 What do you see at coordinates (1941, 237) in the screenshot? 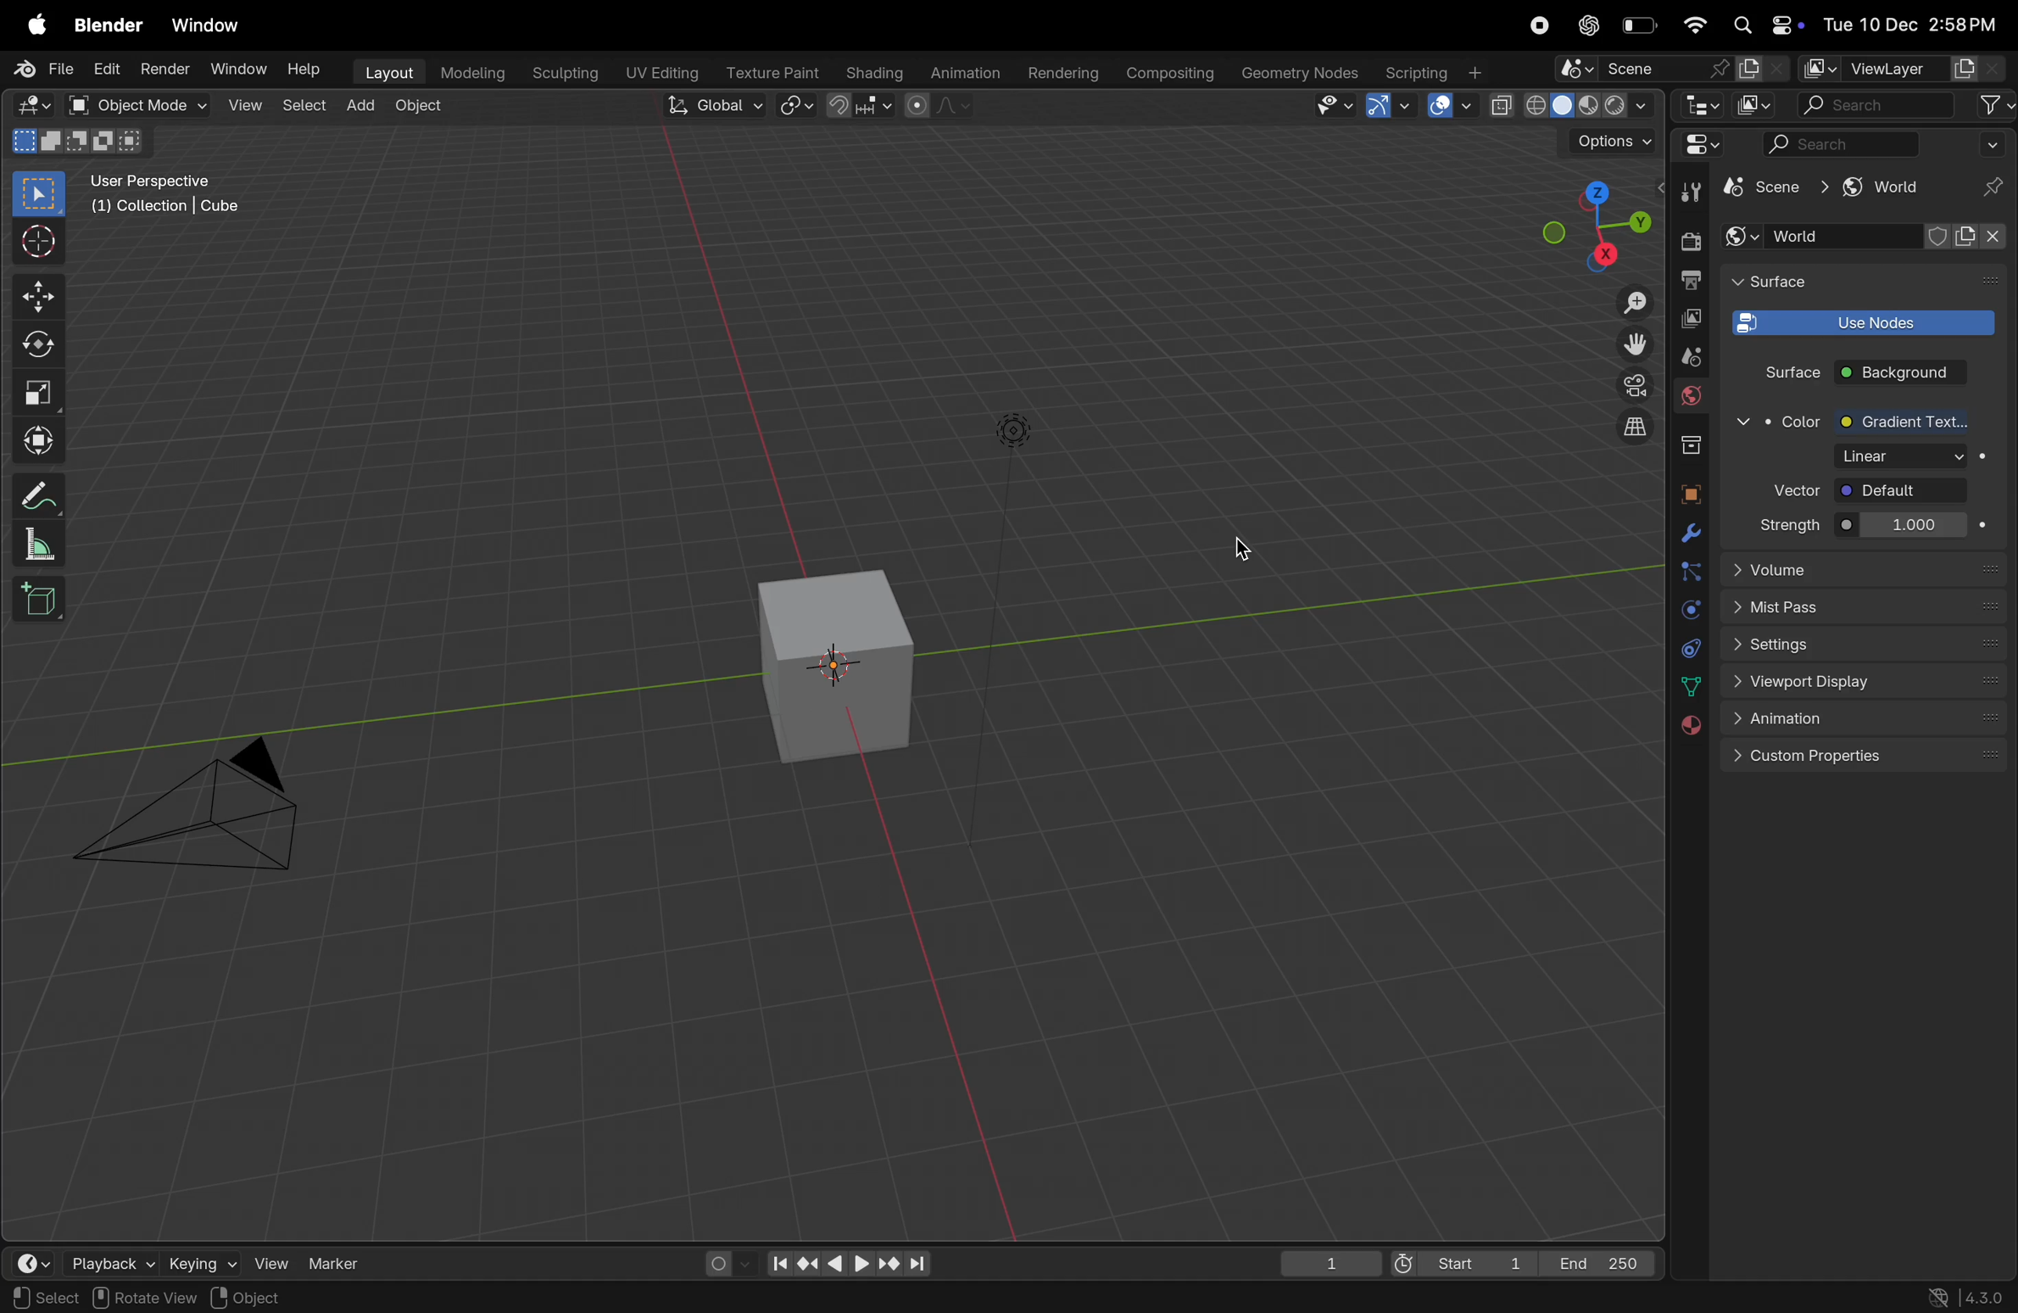
I see `shield` at bounding box center [1941, 237].